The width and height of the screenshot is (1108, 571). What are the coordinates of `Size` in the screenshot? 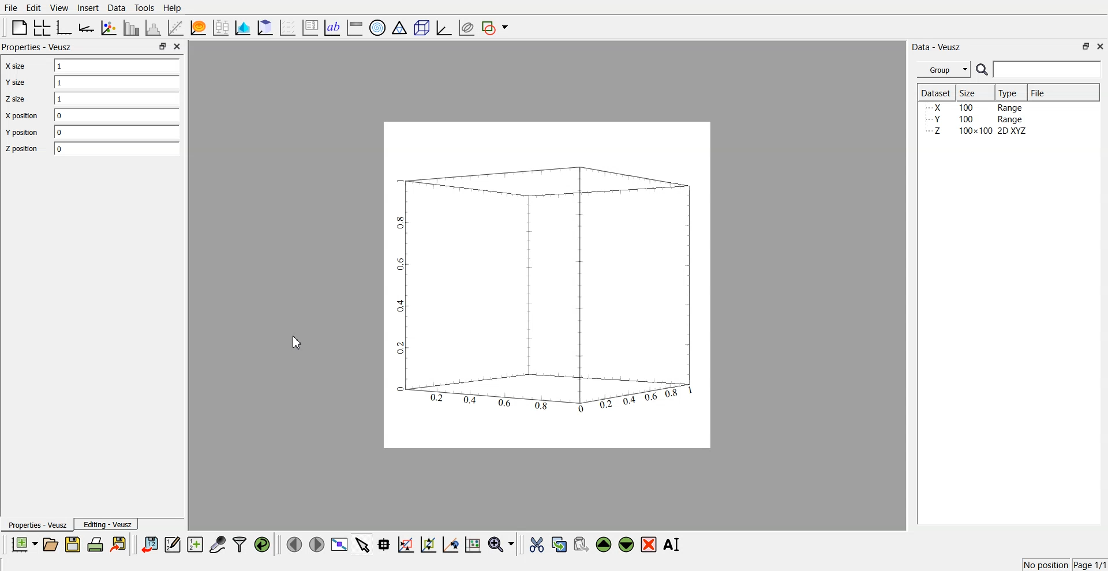 It's located at (969, 92).